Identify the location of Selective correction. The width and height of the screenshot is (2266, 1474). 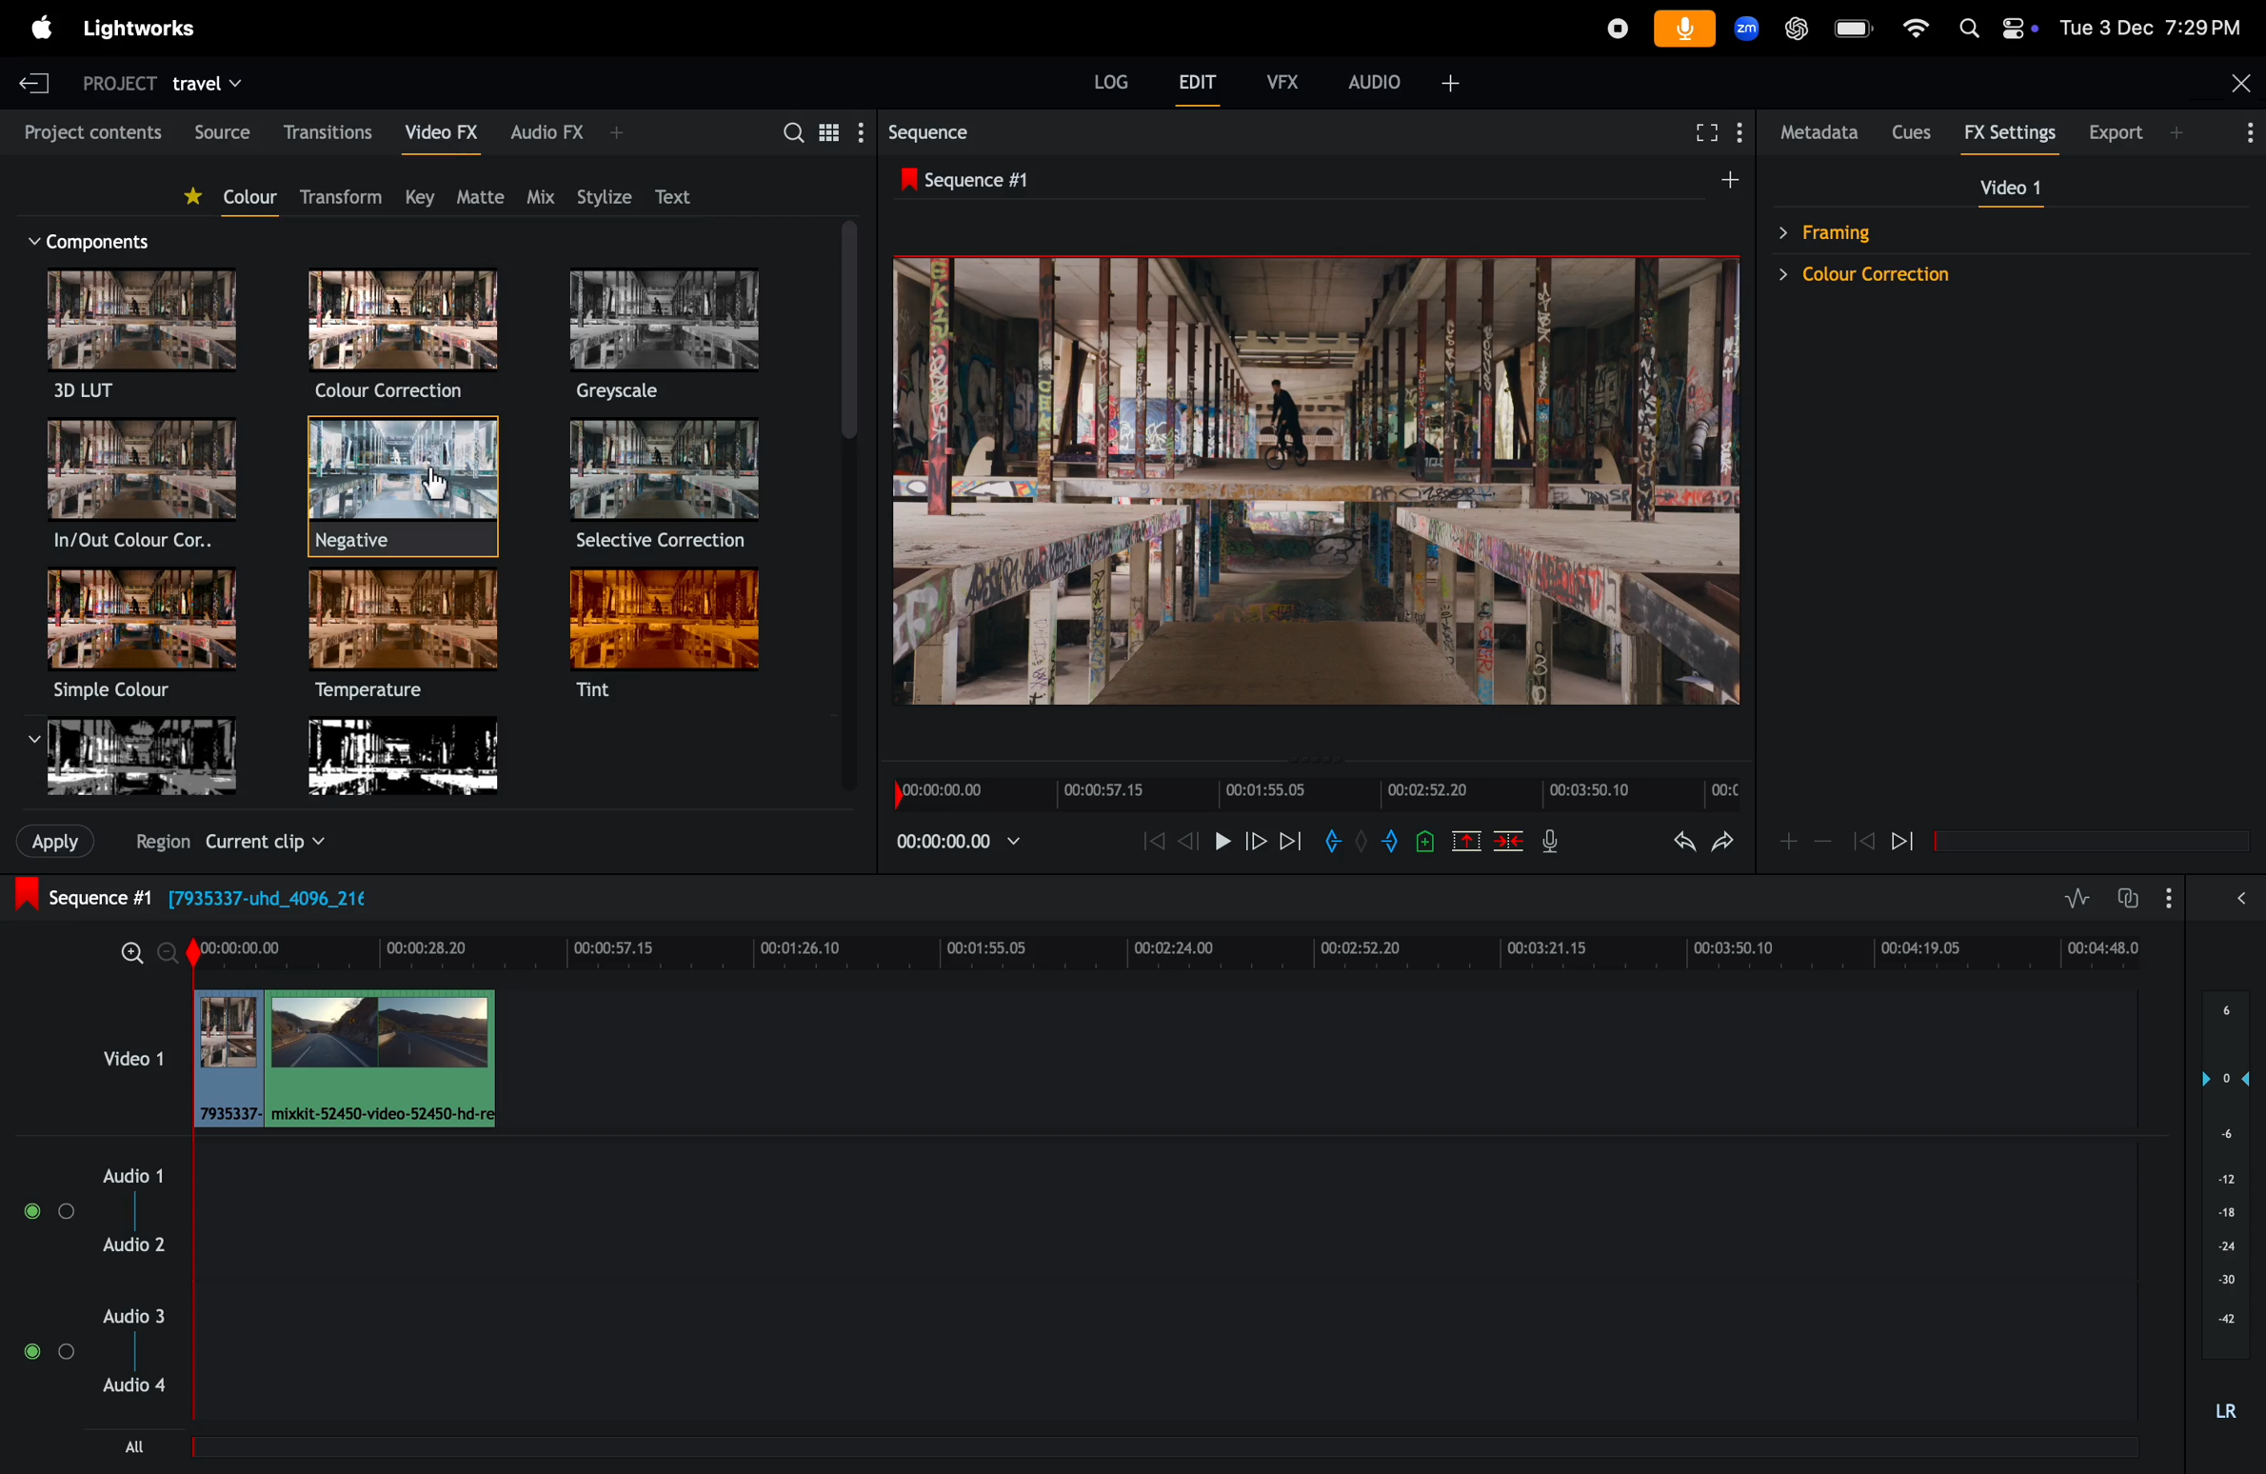
(666, 488).